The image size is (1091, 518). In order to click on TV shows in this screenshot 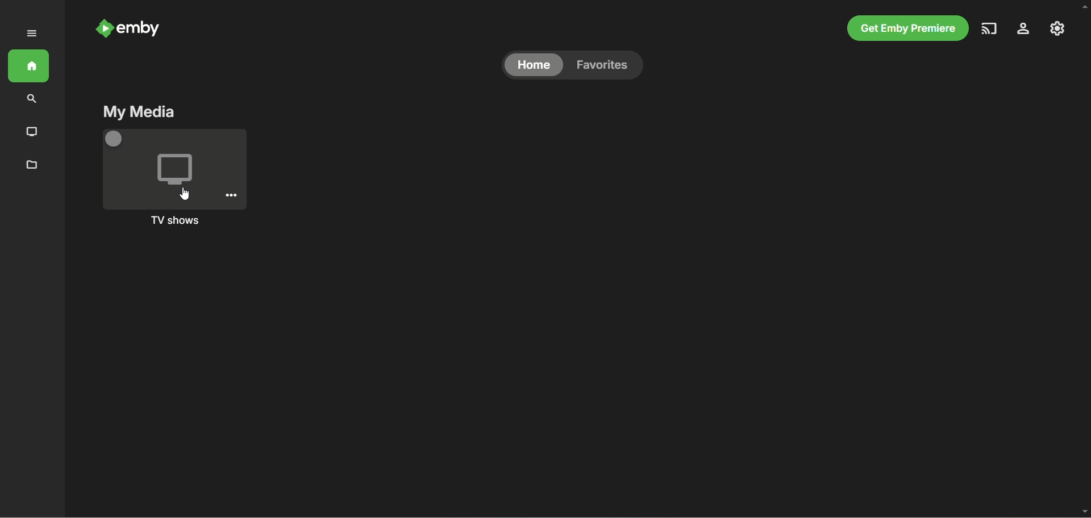, I will do `click(30, 131)`.